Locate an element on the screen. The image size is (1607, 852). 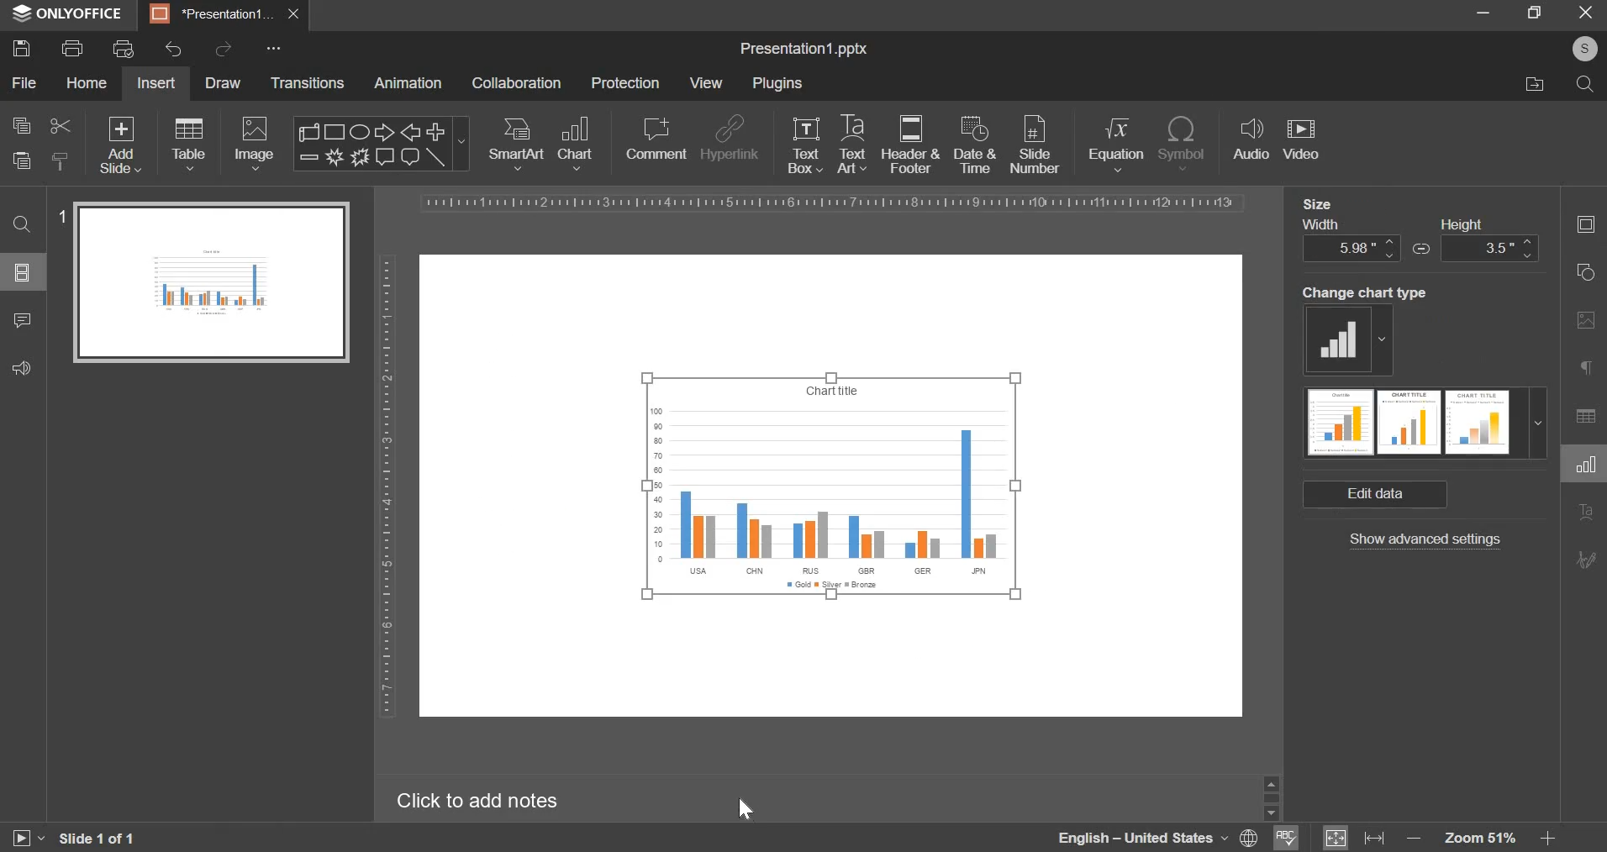
text art is located at coordinates (851, 142).